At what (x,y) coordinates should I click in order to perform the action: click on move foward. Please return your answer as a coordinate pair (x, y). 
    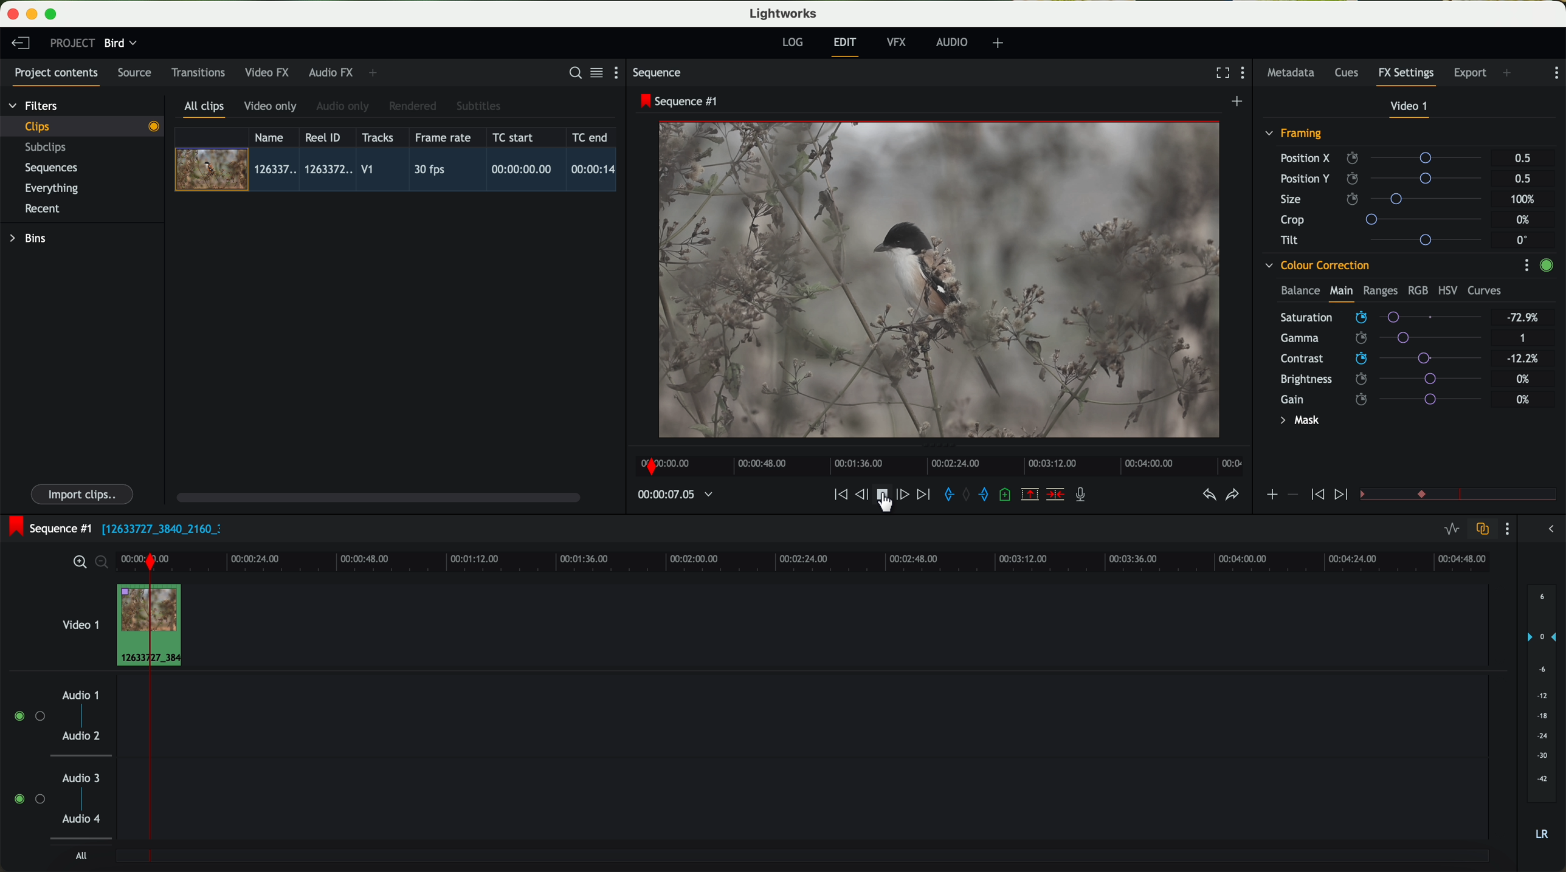
    Looking at the image, I should click on (923, 495).